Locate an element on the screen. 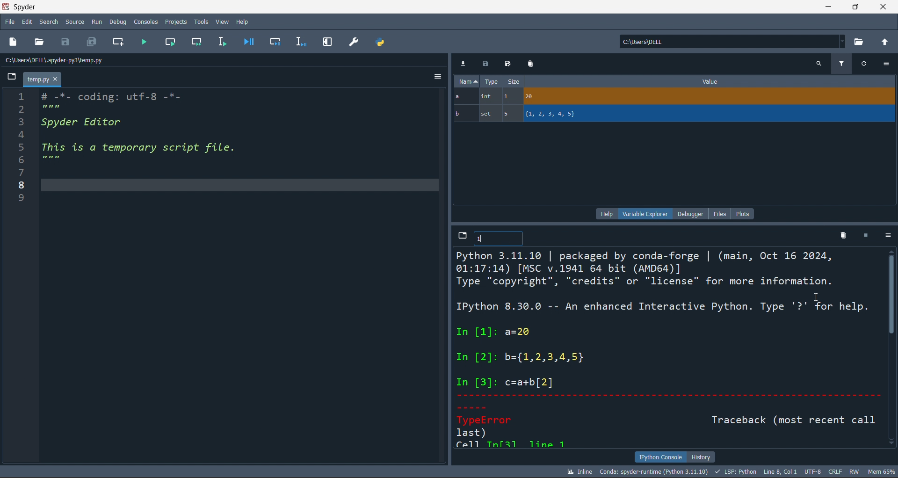 This screenshot has width=898, height=478. name is located at coordinates (465, 81).